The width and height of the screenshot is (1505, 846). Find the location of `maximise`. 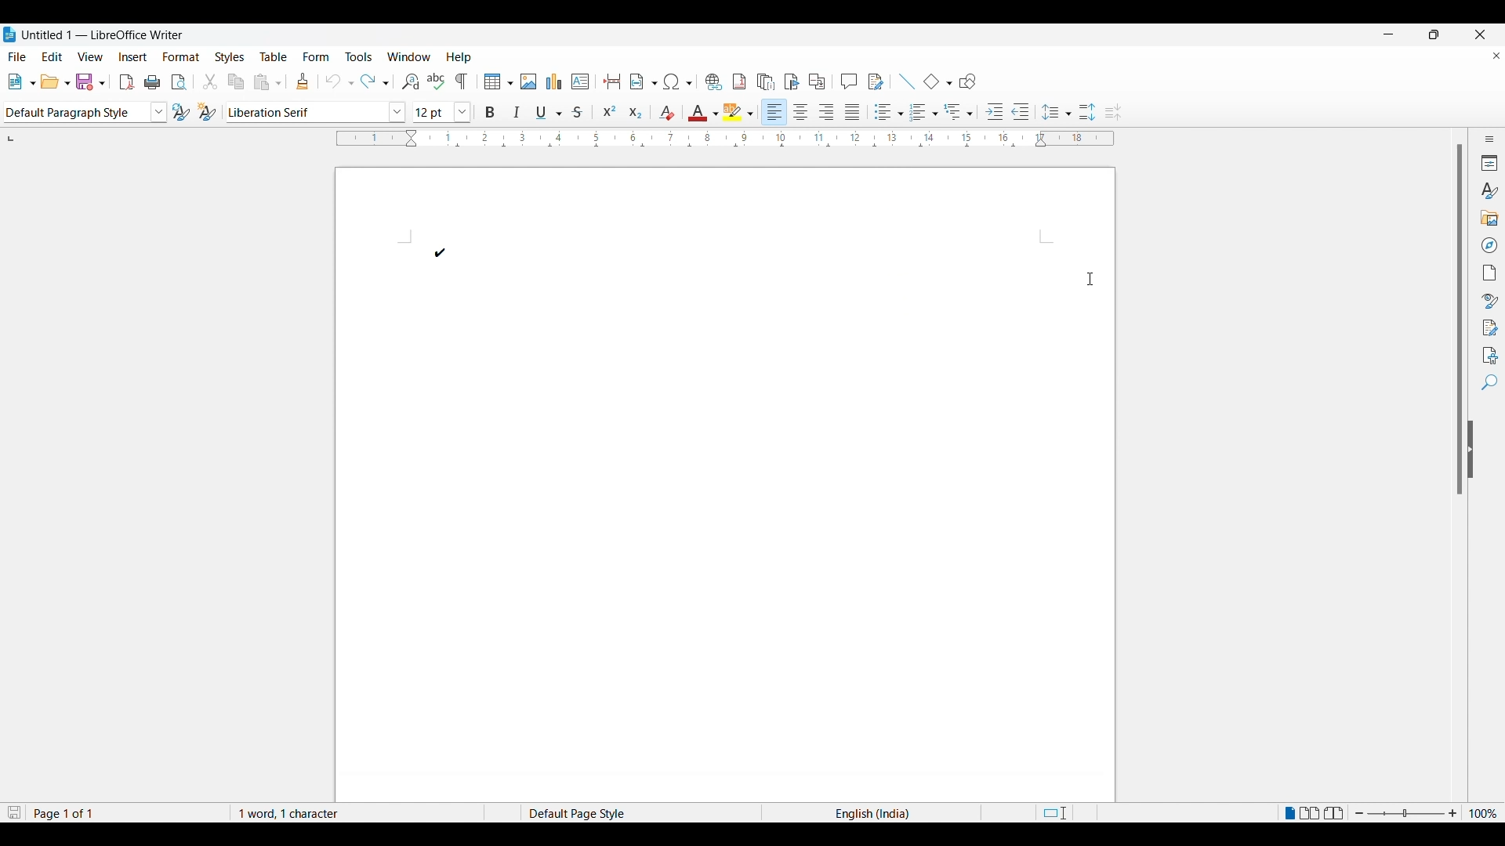

maximise is located at coordinates (1431, 34).